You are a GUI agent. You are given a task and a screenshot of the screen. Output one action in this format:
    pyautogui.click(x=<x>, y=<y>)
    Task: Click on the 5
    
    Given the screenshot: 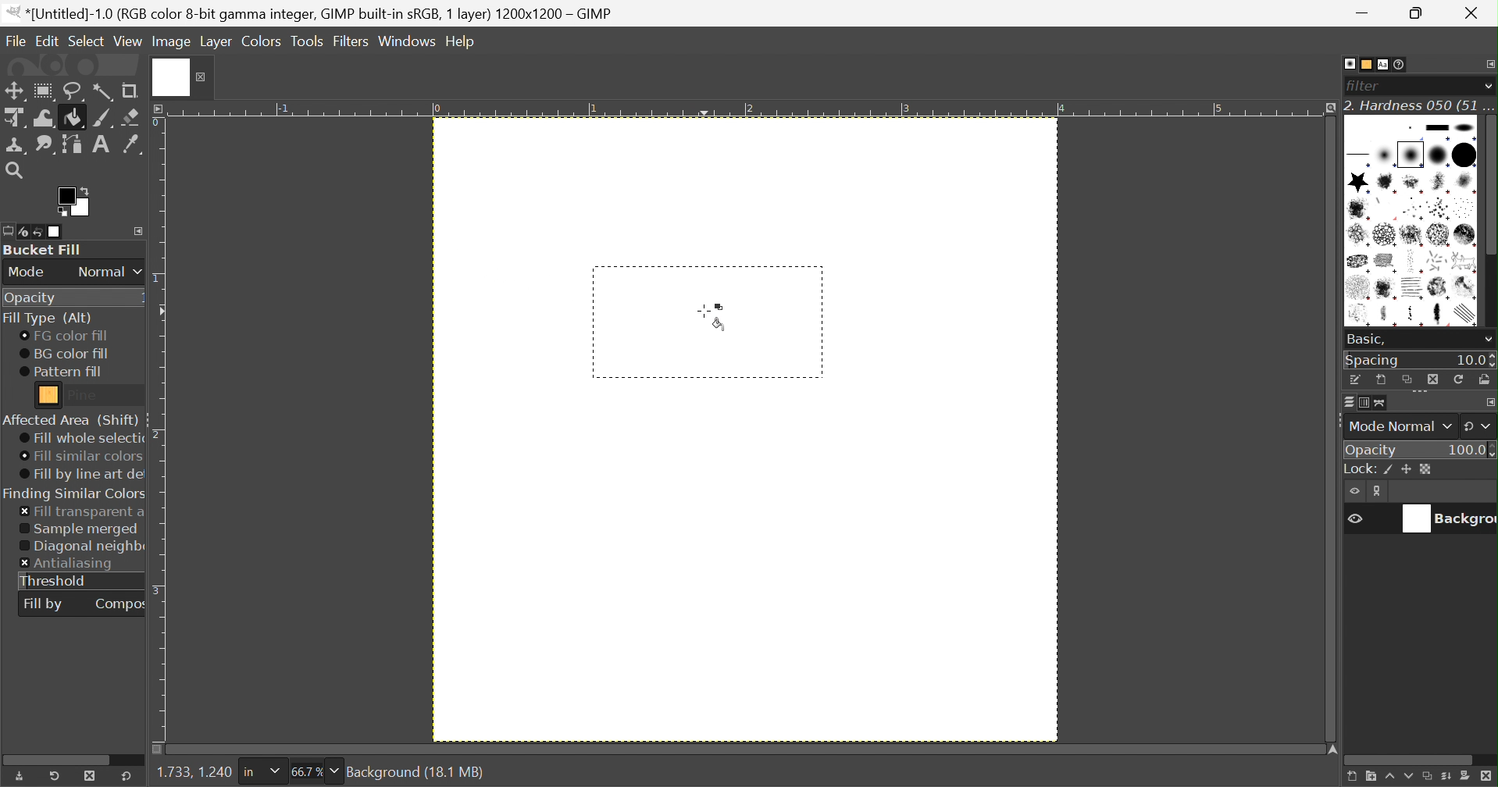 What is the action you would take?
    pyautogui.click(x=1218, y=109)
    